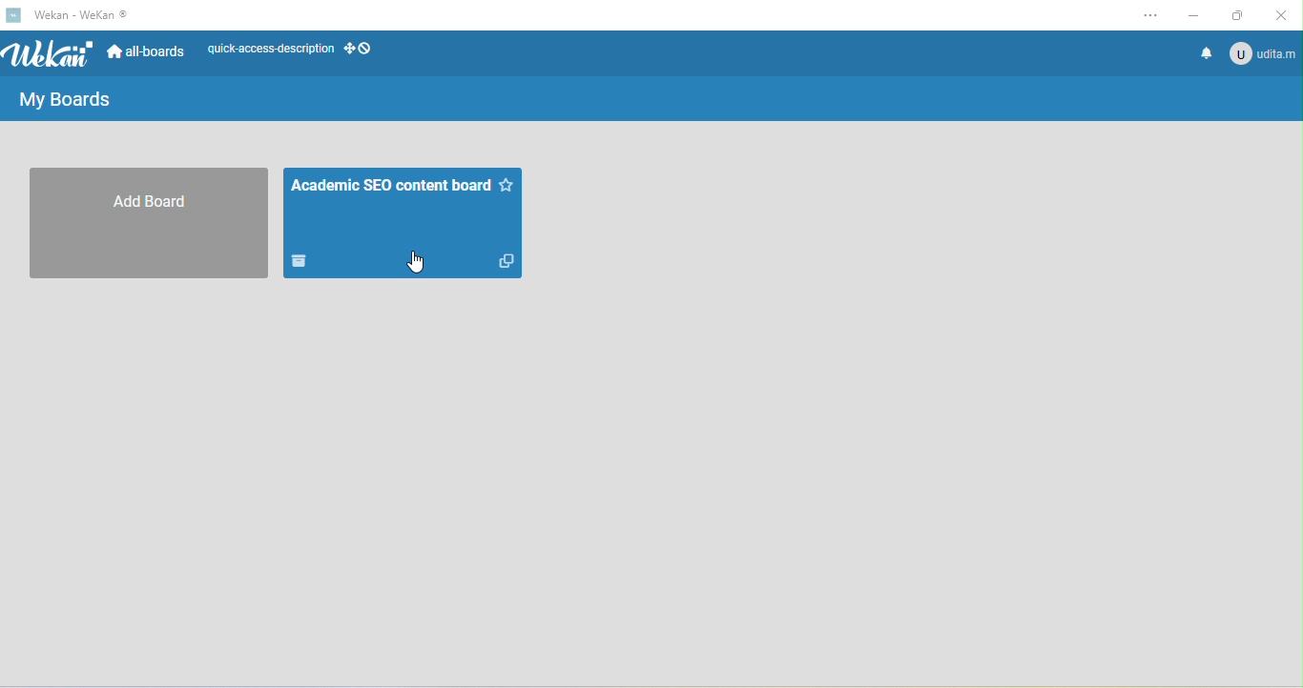 The image size is (1303, 688). What do you see at coordinates (1284, 13) in the screenshot?
I see `close` at bounding box center [1284, 13].